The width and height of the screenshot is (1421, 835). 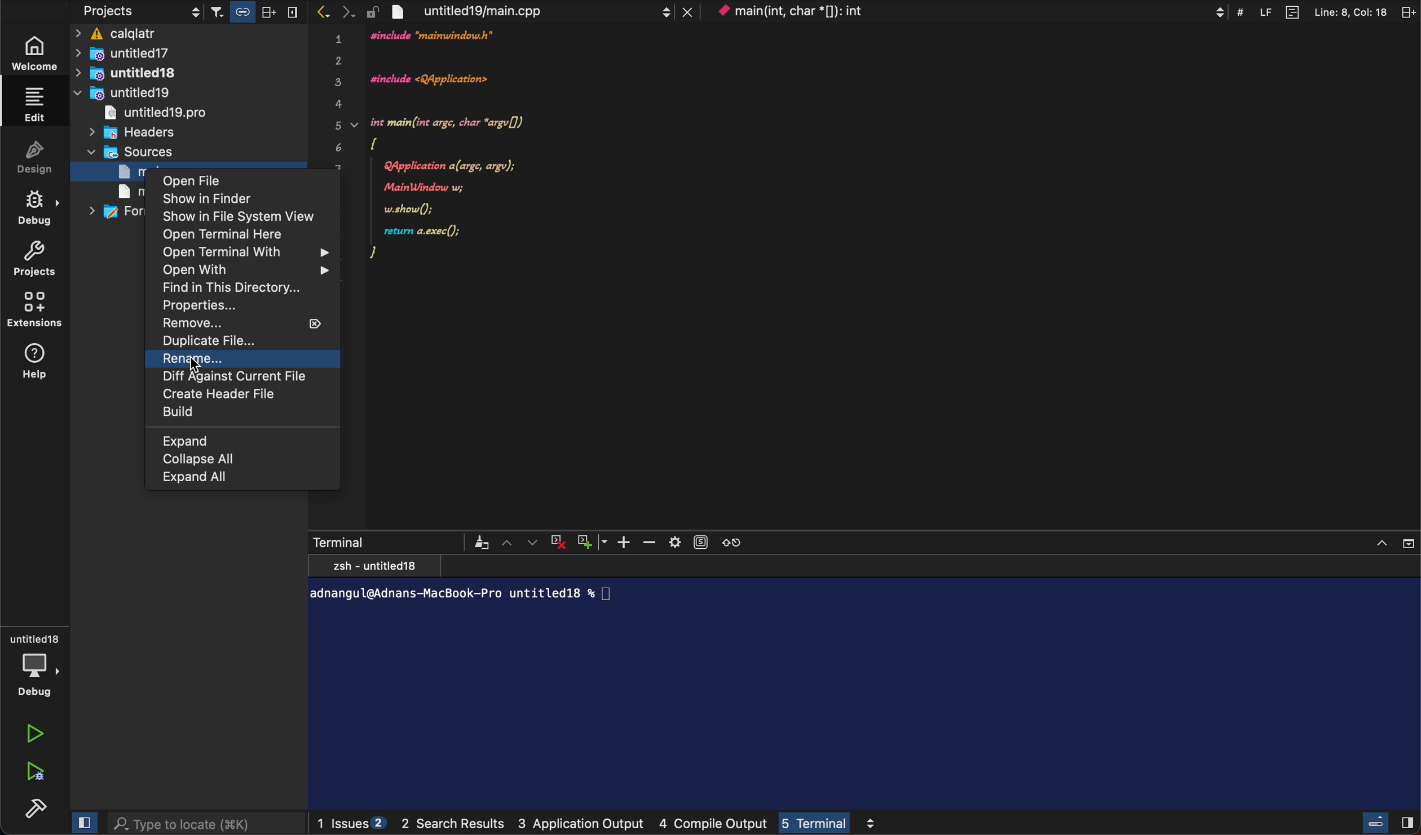 I want to click on file tab, so click(x=540, y=11).